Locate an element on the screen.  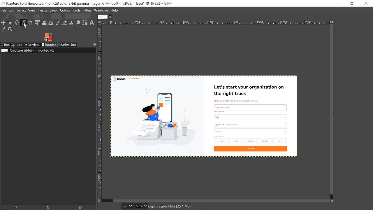
Restore down is located at coordinates (352, 3).